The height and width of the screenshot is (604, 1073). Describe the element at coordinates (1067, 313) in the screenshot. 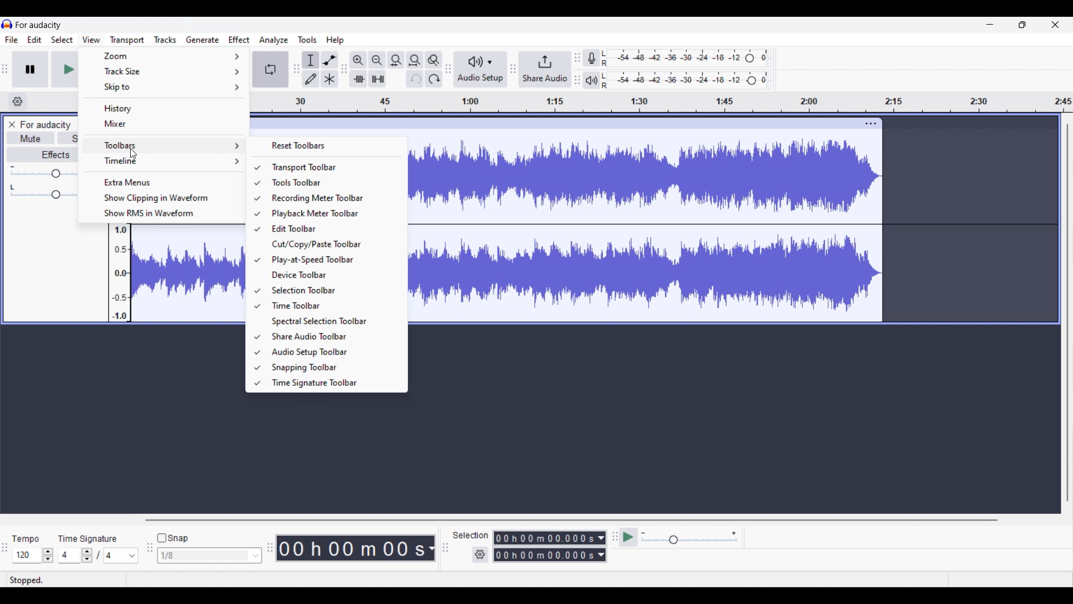

I see `Vertical slide bar` at that location.